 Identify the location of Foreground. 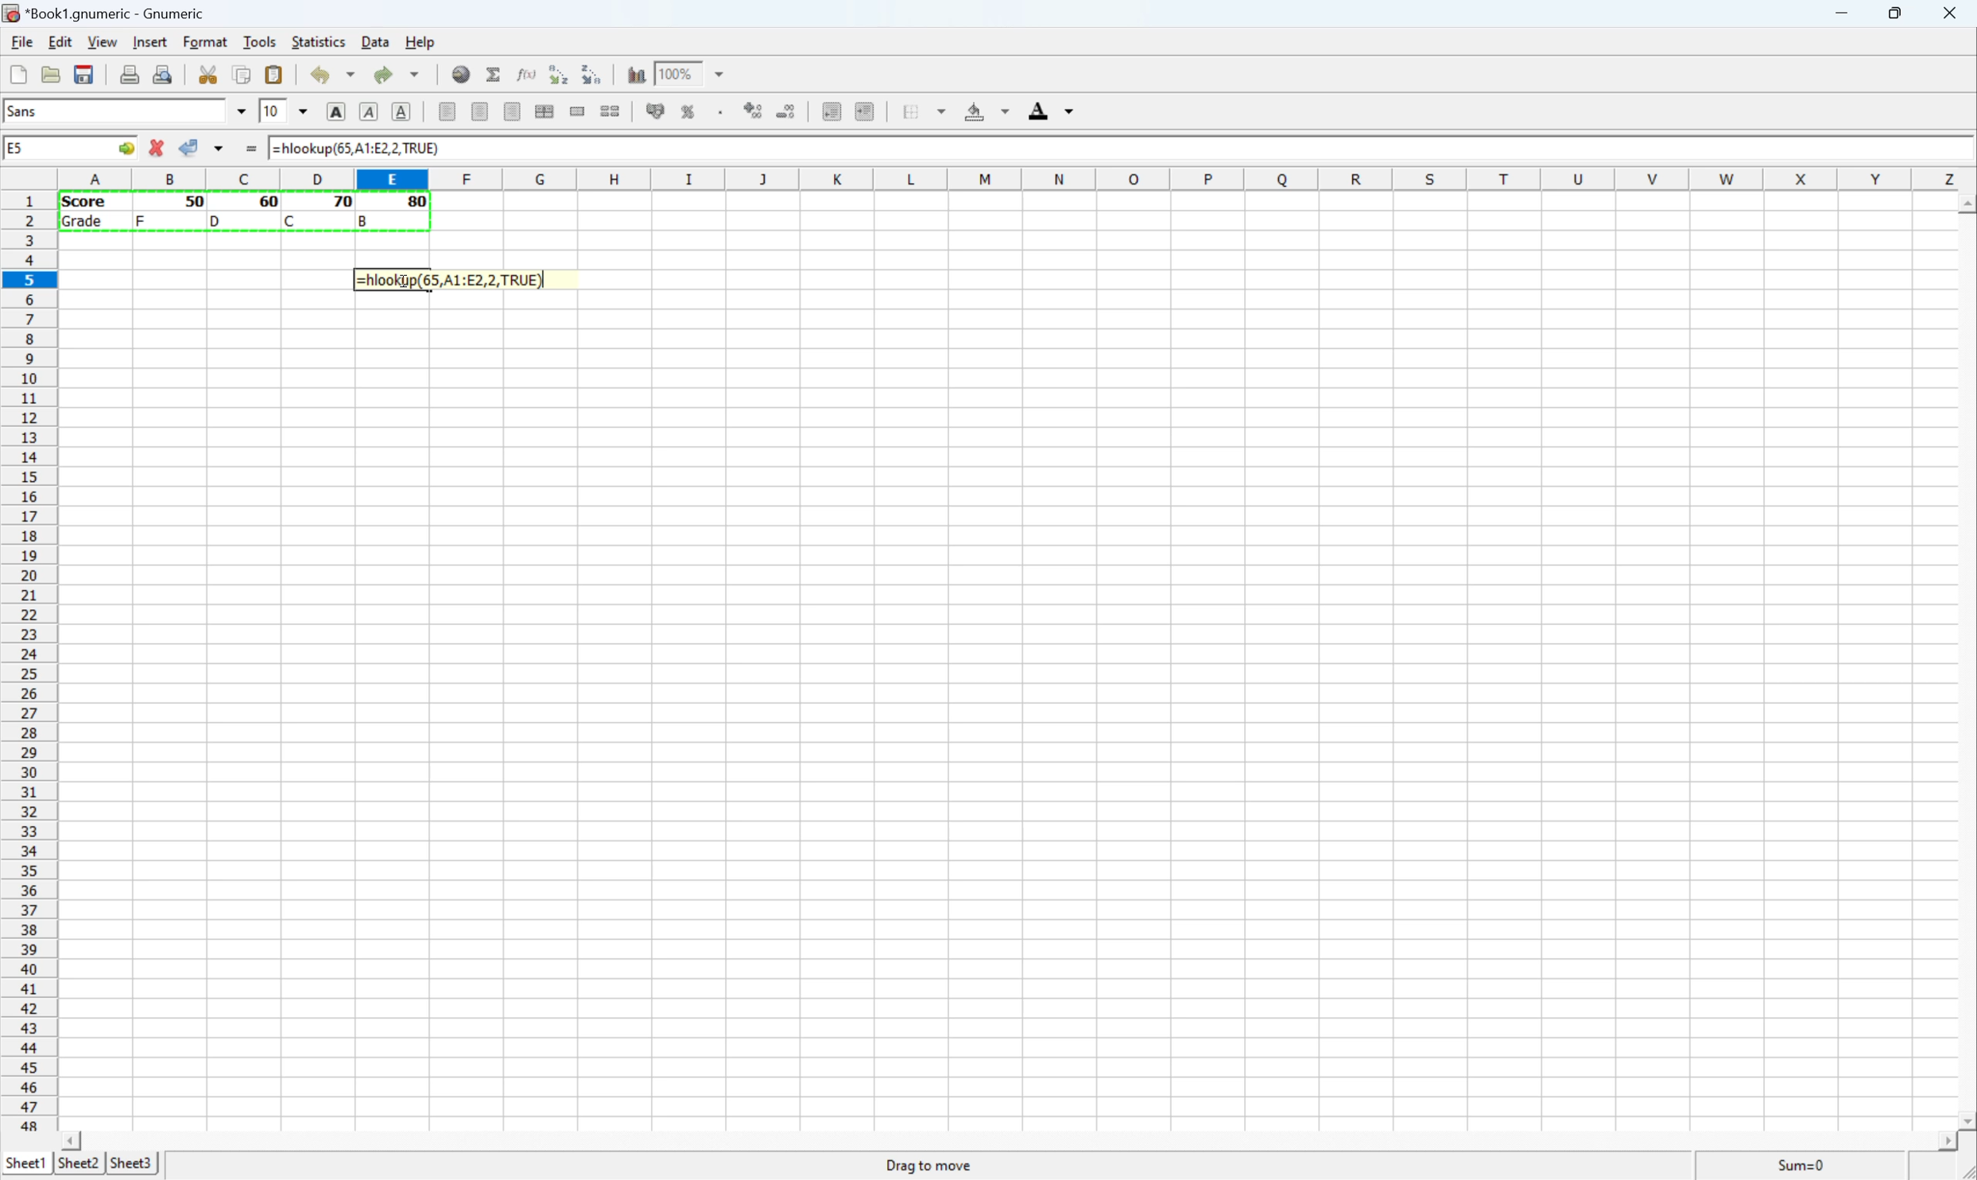
(1047, 110).